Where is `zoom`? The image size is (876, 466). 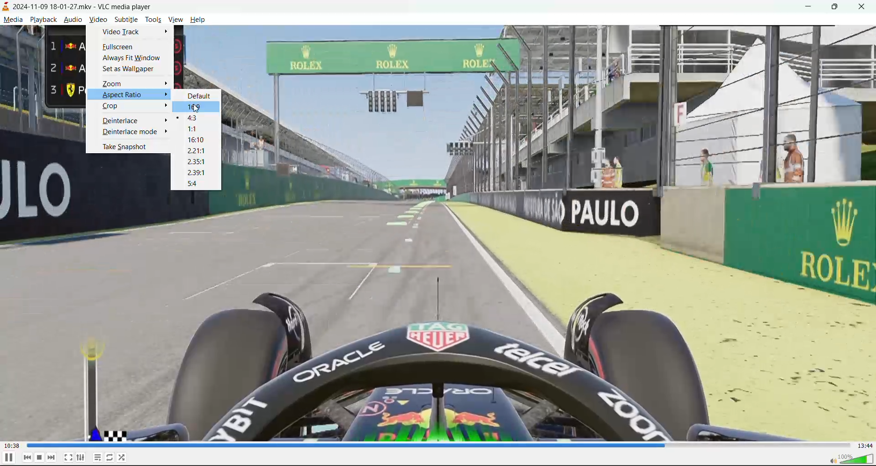
zoom is located at coordinates (134, 84).